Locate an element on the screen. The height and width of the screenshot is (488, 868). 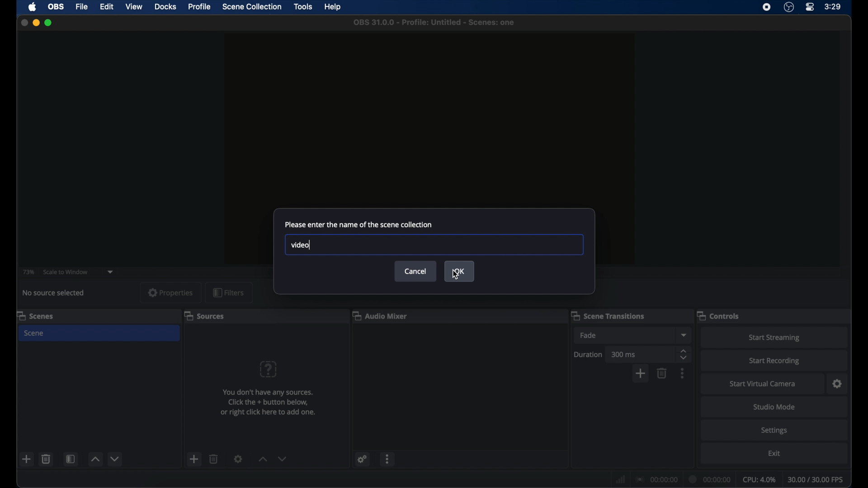
add is located at coordinates (27, 459).